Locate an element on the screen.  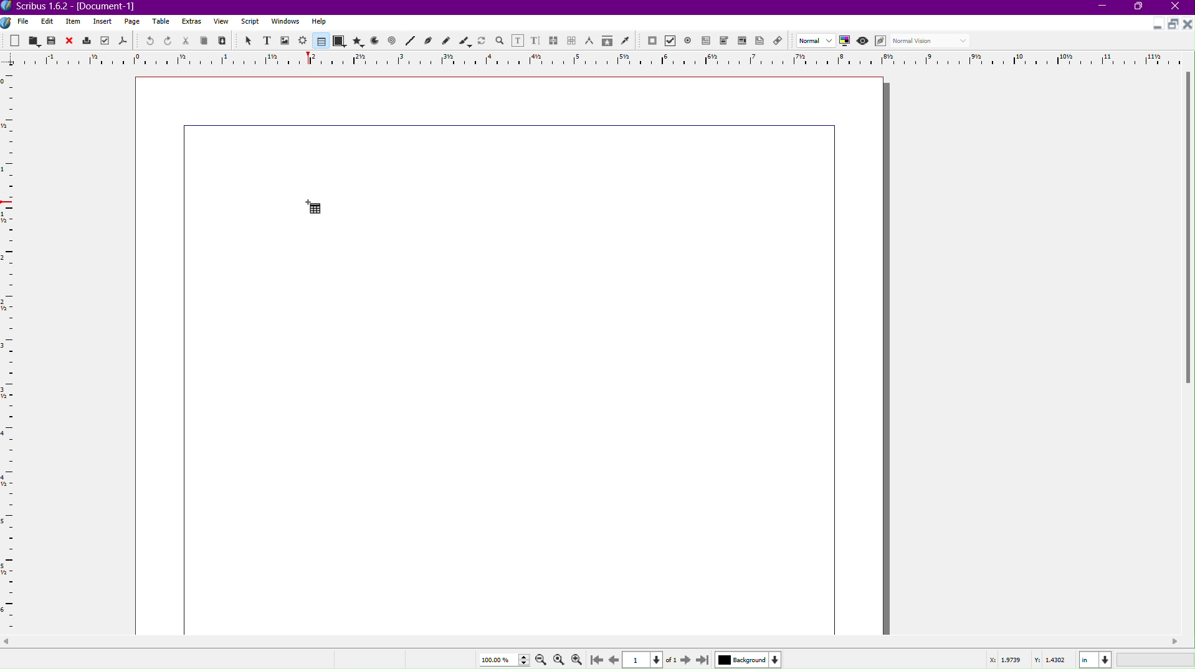
PDF Combo Box is located at coordinates (726, 42).